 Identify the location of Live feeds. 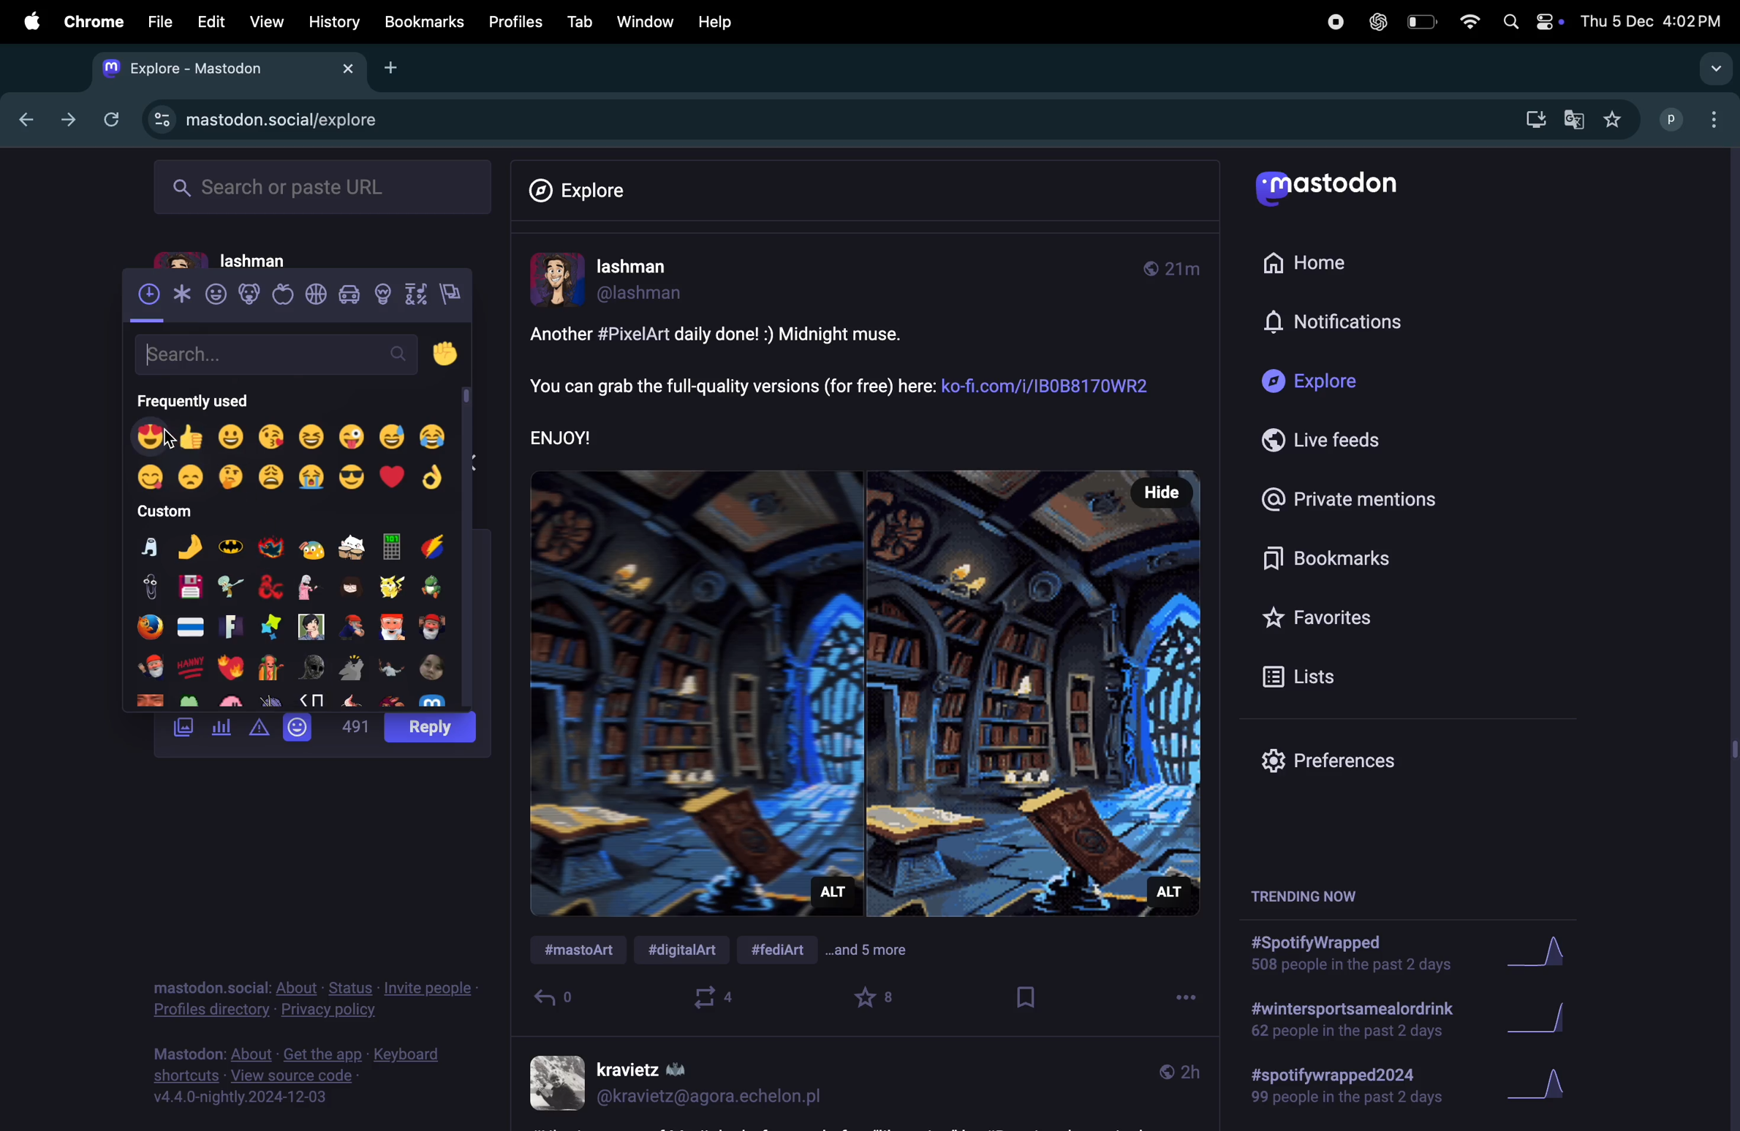
(1347, 441).